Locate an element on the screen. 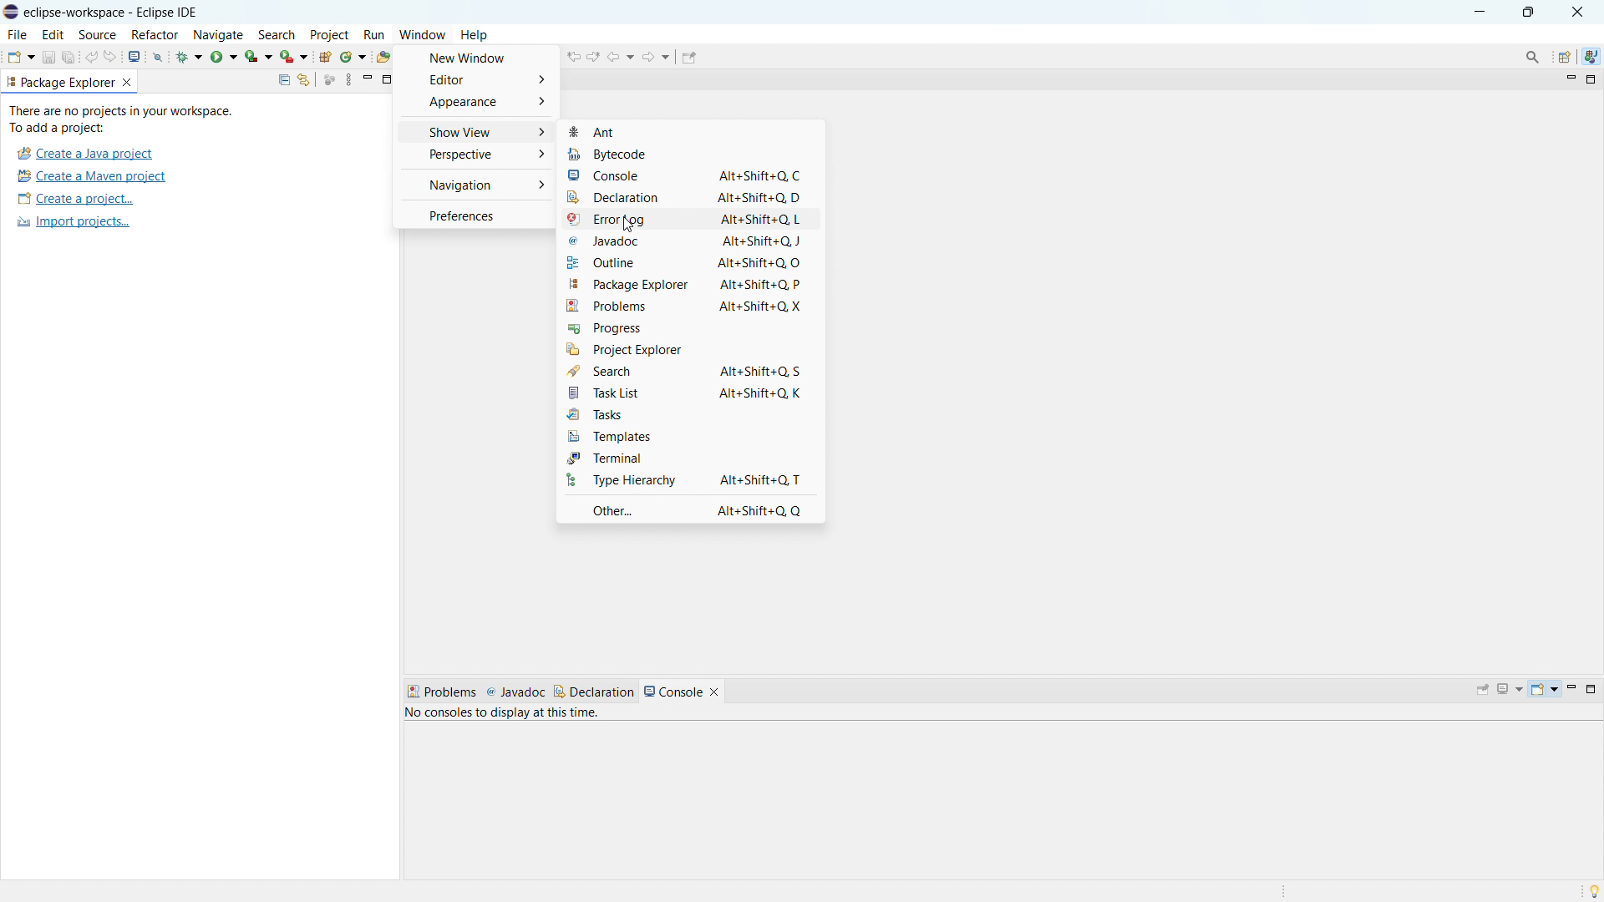 This screenshot has height=902, width=1604.  is located at coordinates (687, 285).